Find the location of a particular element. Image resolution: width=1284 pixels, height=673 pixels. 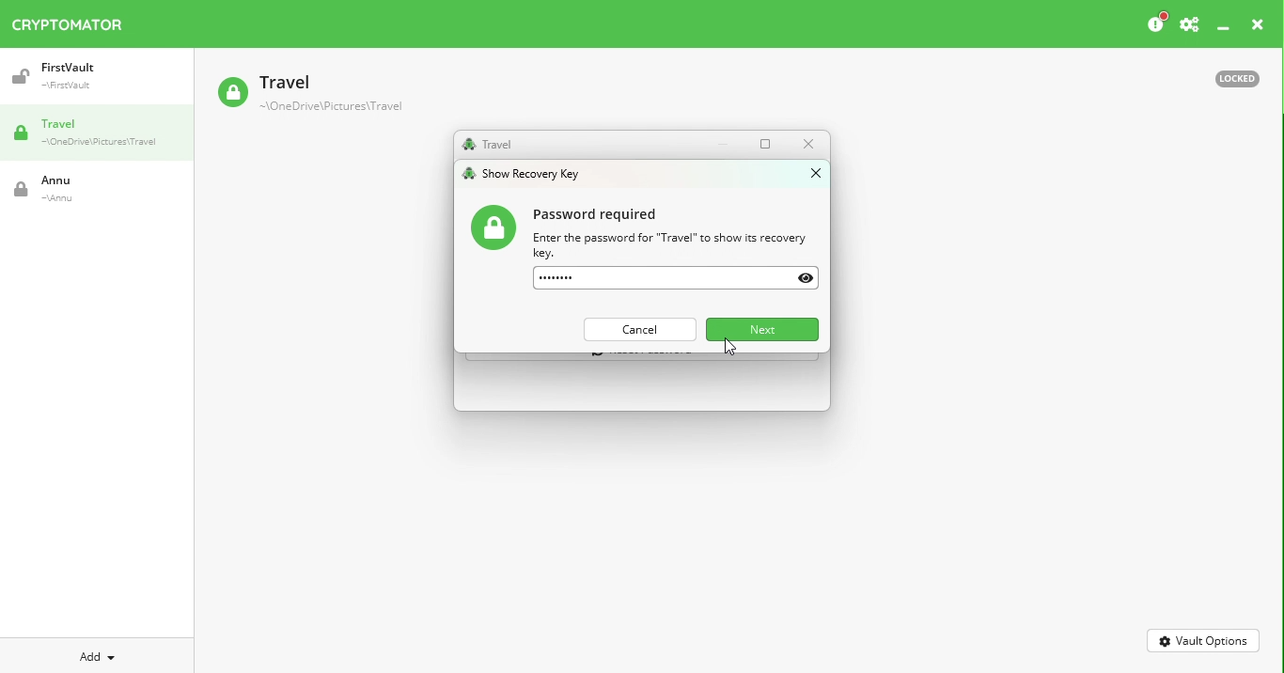

Add new vault is located at coordinates (98, 654).